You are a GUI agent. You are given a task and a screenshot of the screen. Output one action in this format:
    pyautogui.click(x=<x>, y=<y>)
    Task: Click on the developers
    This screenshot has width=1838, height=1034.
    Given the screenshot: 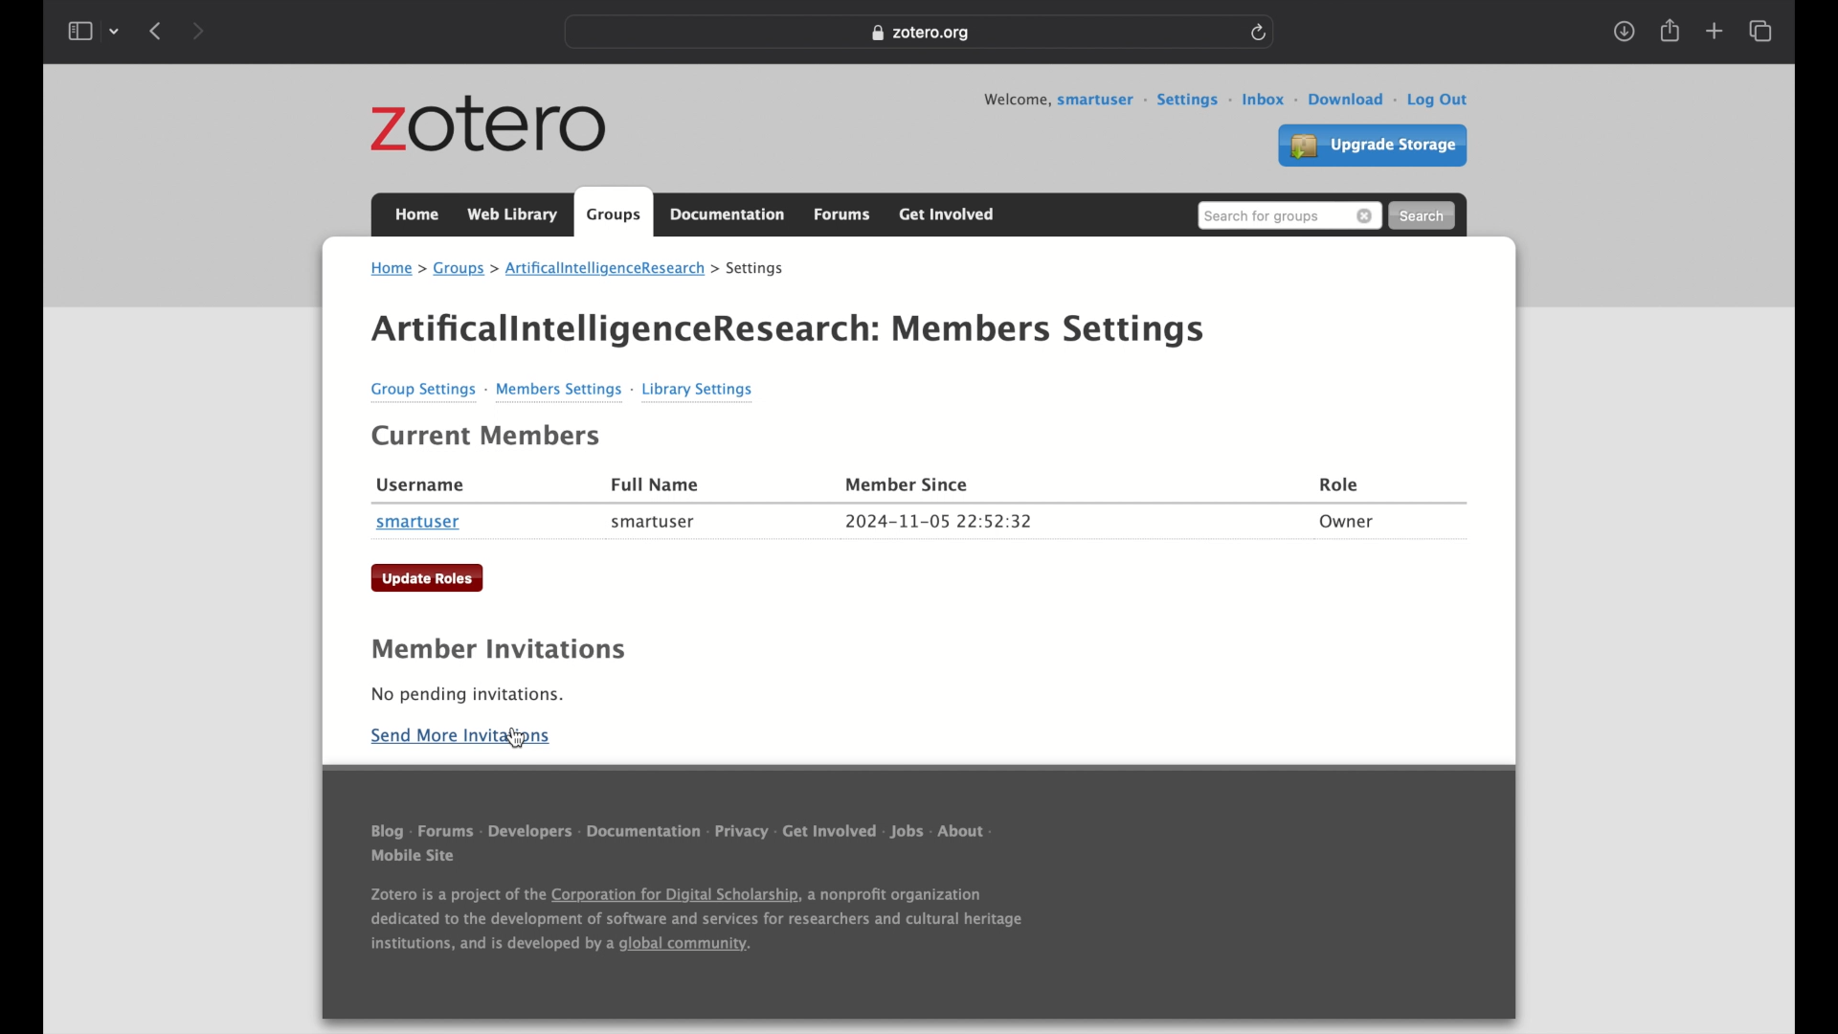 What is the action you would take?
    pyautogui.click(x=531, y=833)
    